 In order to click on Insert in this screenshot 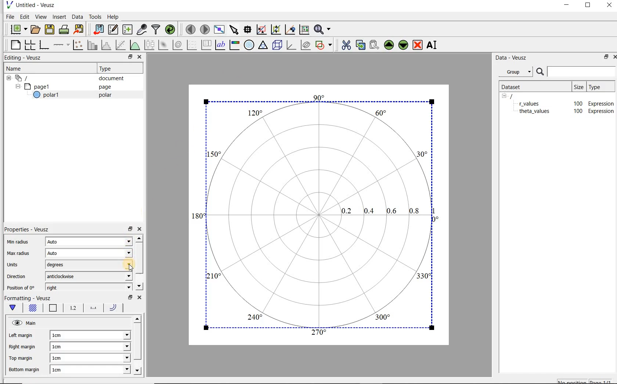, I will do `click(60, 17)`.